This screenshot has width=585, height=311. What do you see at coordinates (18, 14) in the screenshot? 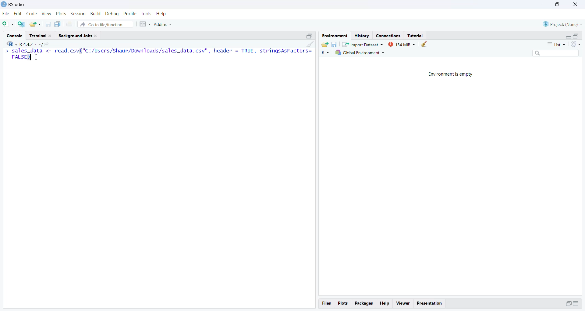
I see `Edit` at bounding box center [18, 14].